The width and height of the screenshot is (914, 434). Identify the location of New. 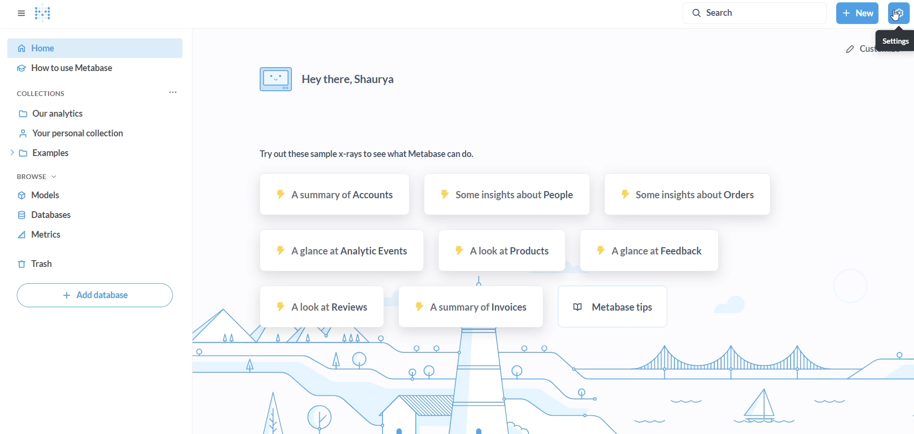
(859, 13).